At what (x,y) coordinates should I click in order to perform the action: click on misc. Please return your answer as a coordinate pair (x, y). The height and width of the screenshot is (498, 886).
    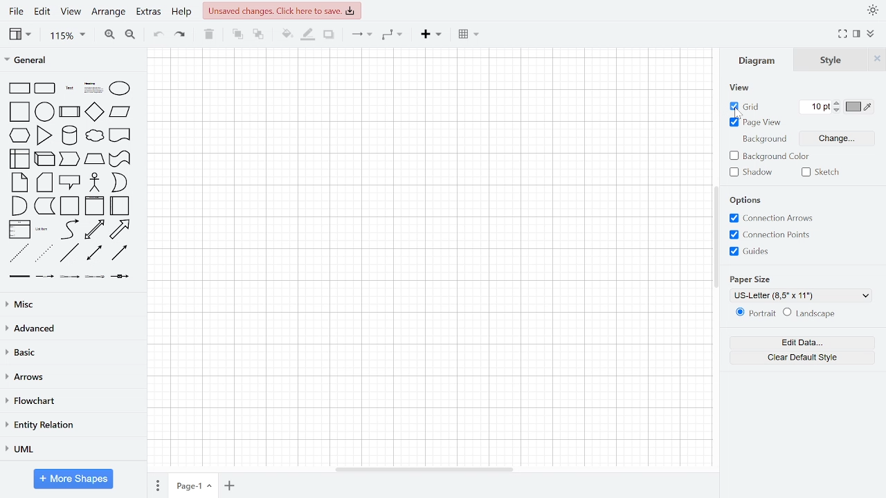
    Looking at the image, I should click on (71, 302).